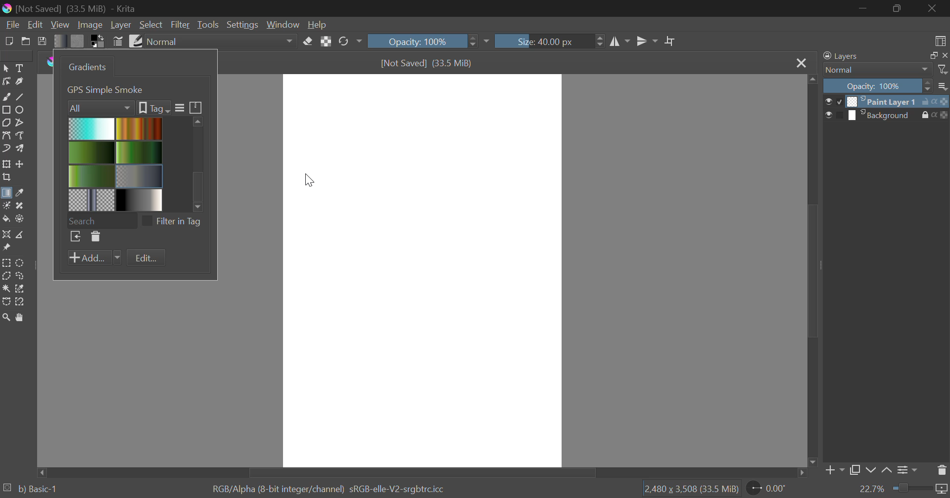 The width and height of the screenshot is (950, 498). What do you see at coordinates (931, 56) in the screenshot?
I see `full screen` at bounding box center [931, 56].